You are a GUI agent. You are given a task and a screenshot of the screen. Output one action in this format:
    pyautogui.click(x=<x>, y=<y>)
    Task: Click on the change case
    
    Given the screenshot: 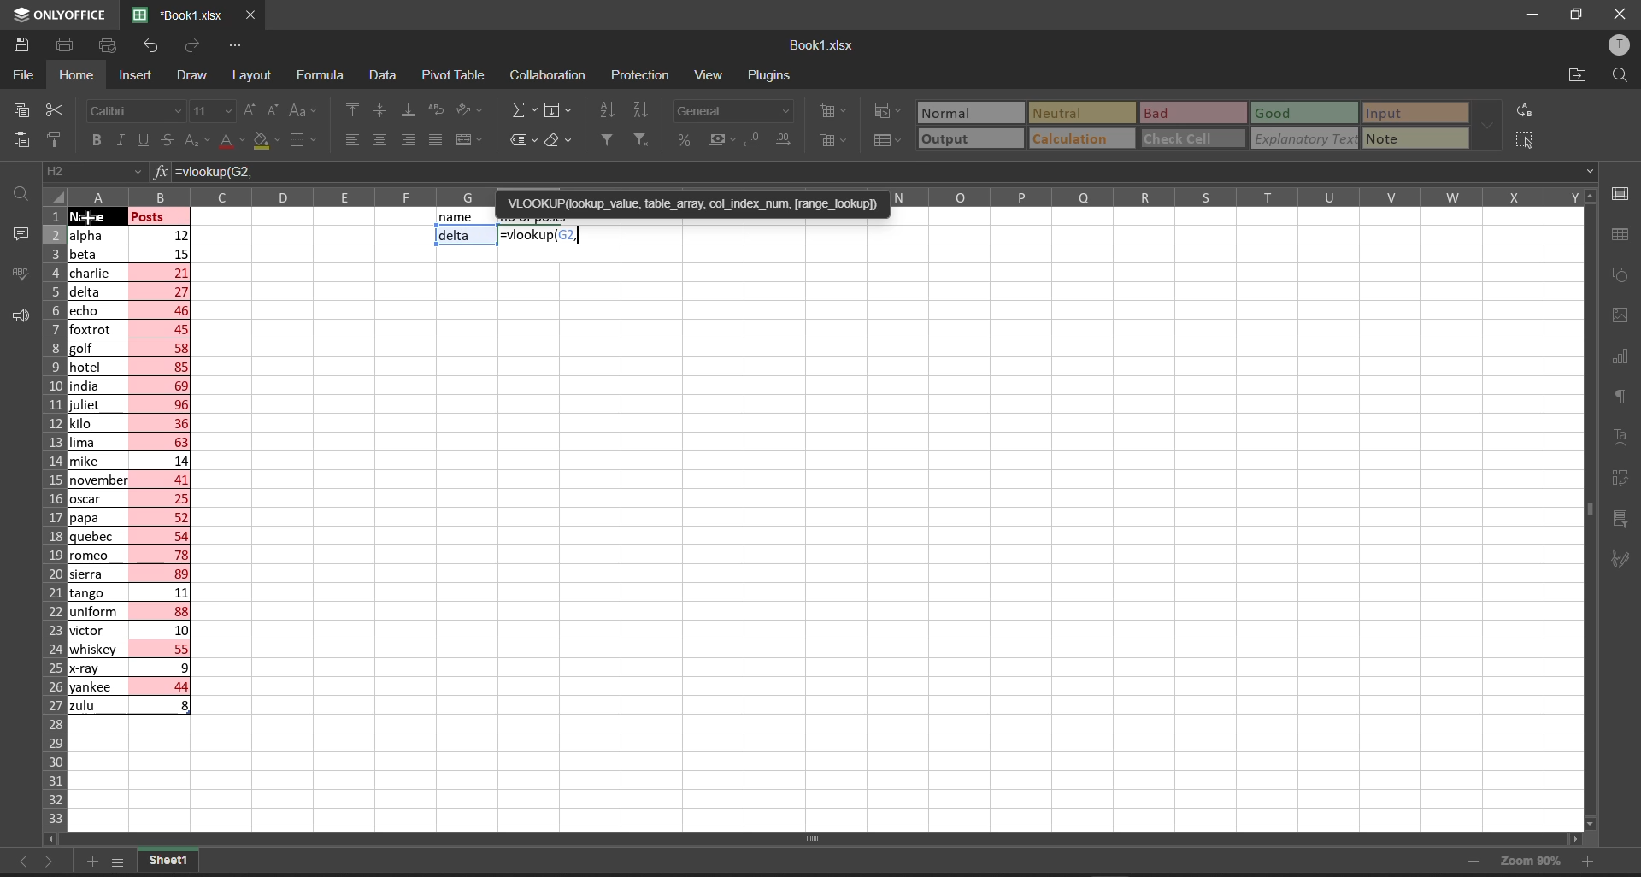 What is the action you would take?
    pyautogui.click(x=305, y=110)
    